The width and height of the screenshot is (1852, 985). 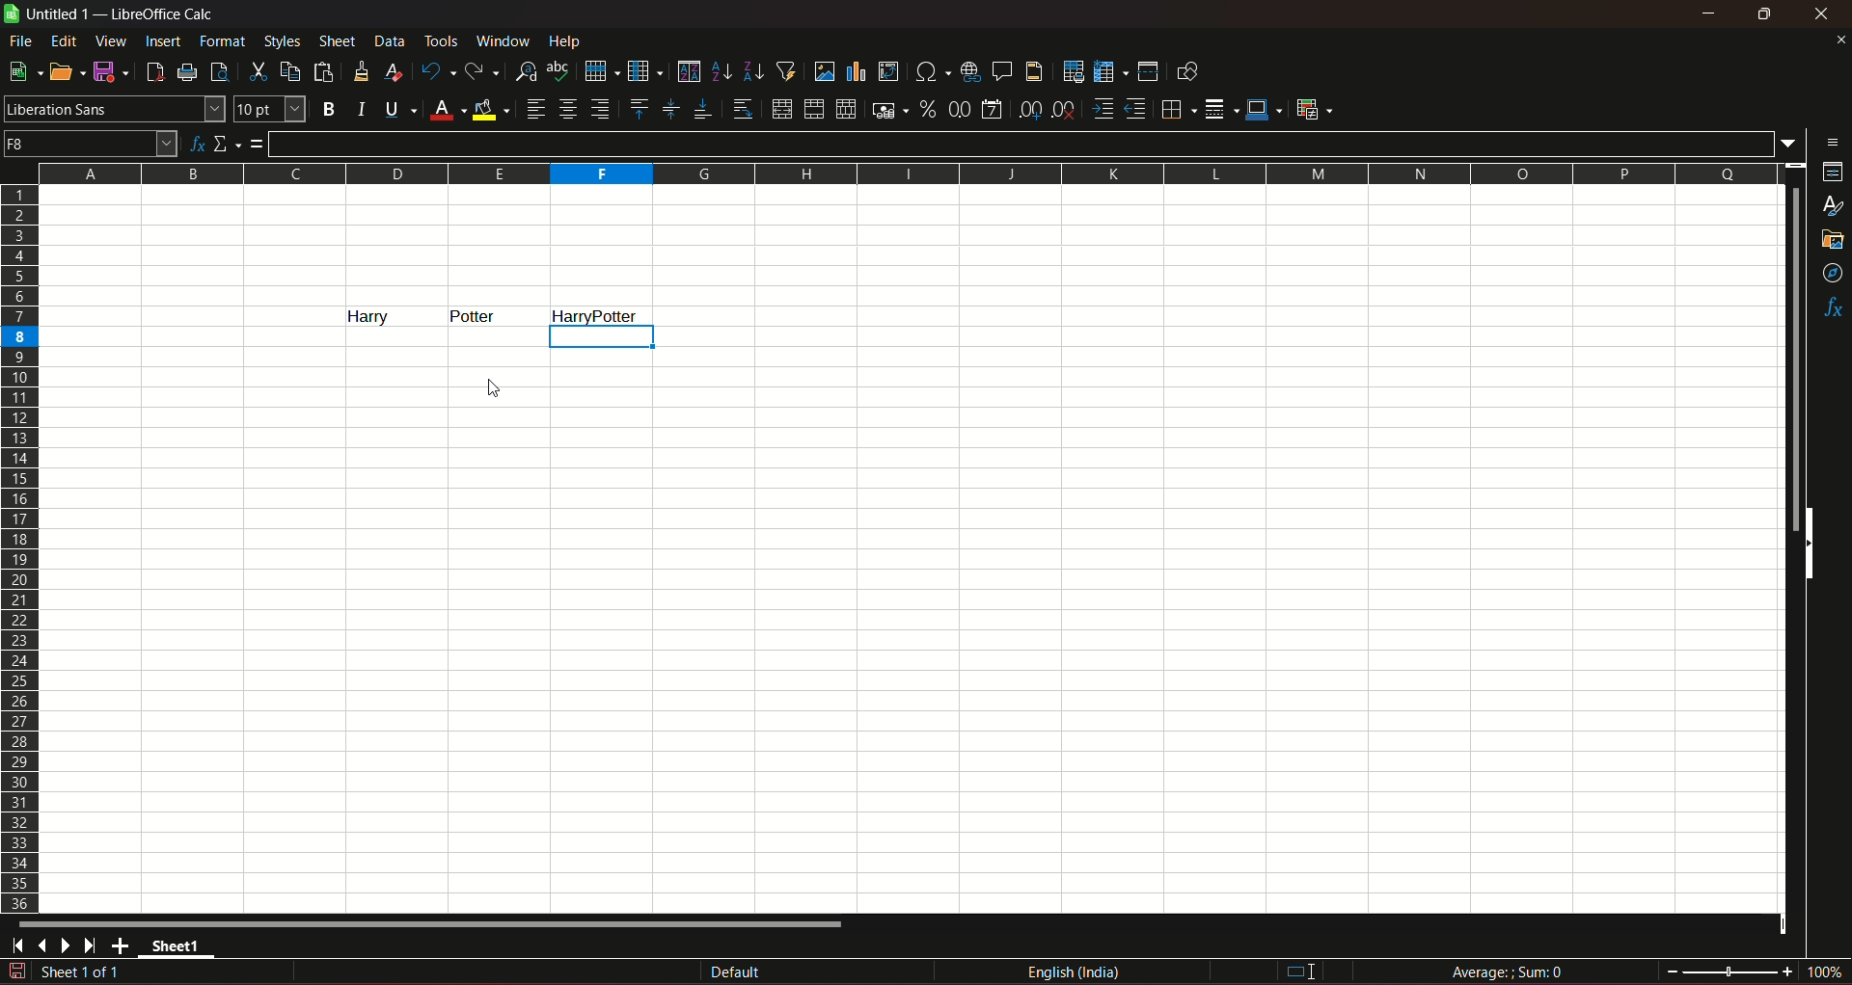 What do you see at coordinates (1148, 71) in the screenshot?
I see `split window` at bounding box center [1148, 71].